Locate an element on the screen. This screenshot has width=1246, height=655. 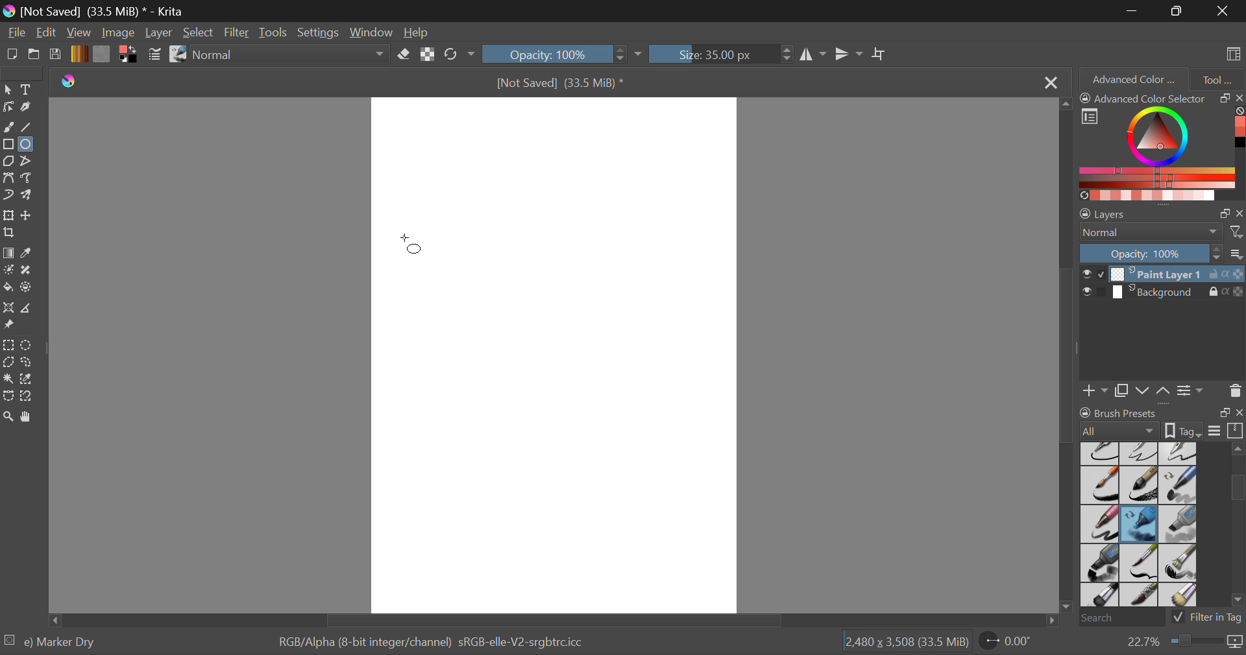
Select is located at coordinates (8, 89).